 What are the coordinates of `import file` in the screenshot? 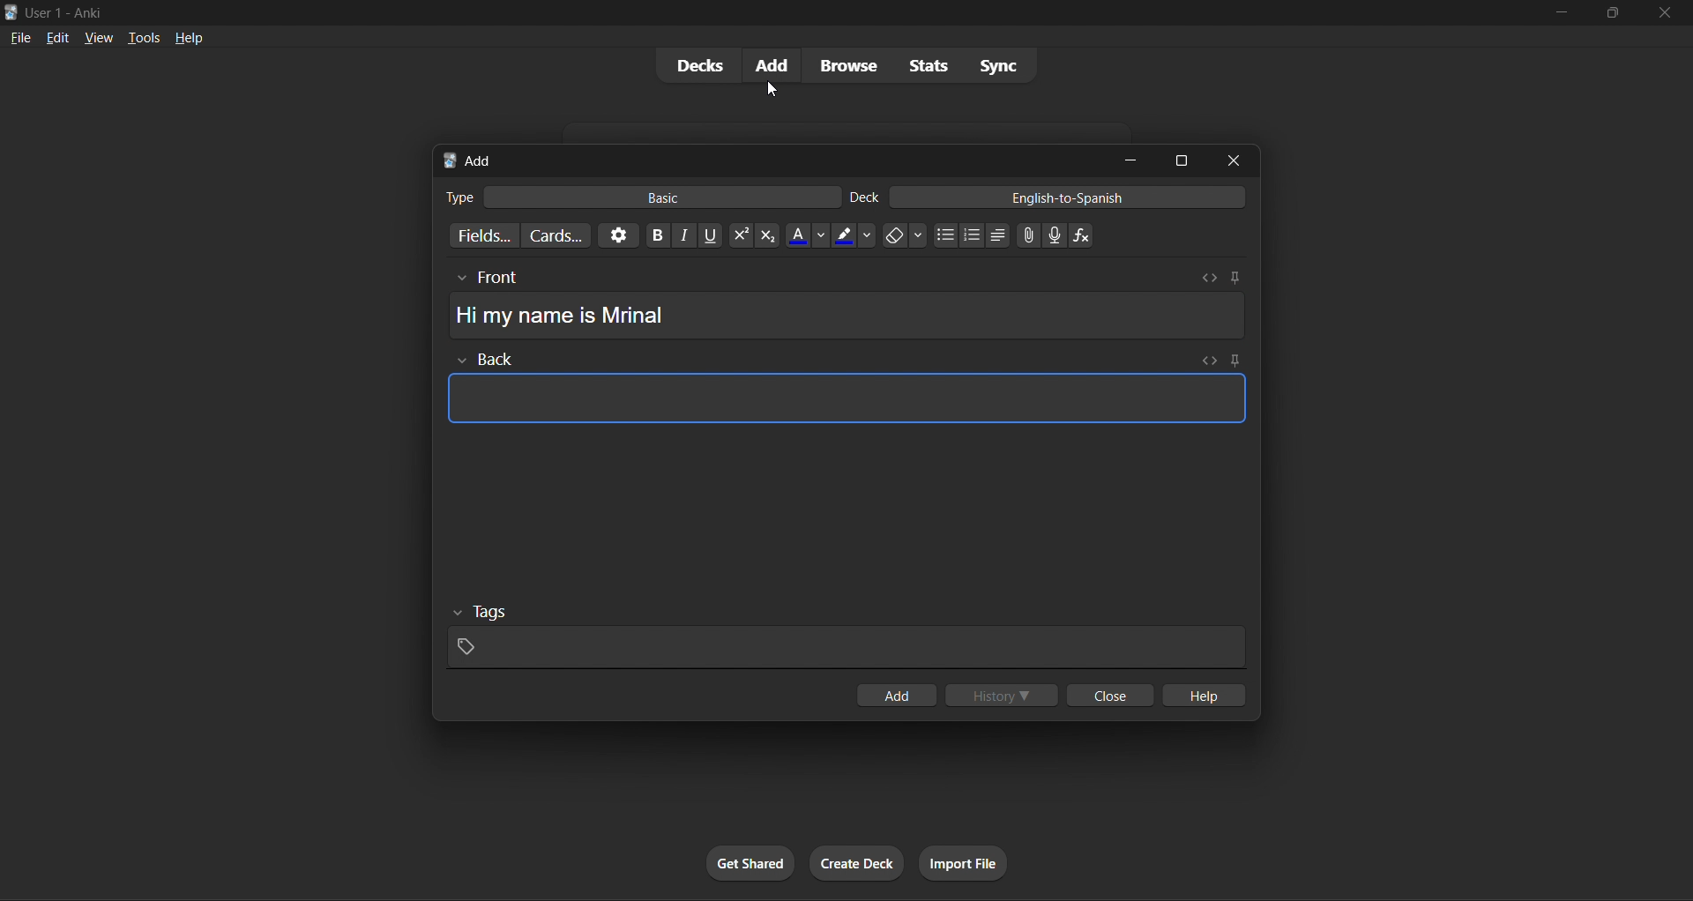 It's located at (966, 861).